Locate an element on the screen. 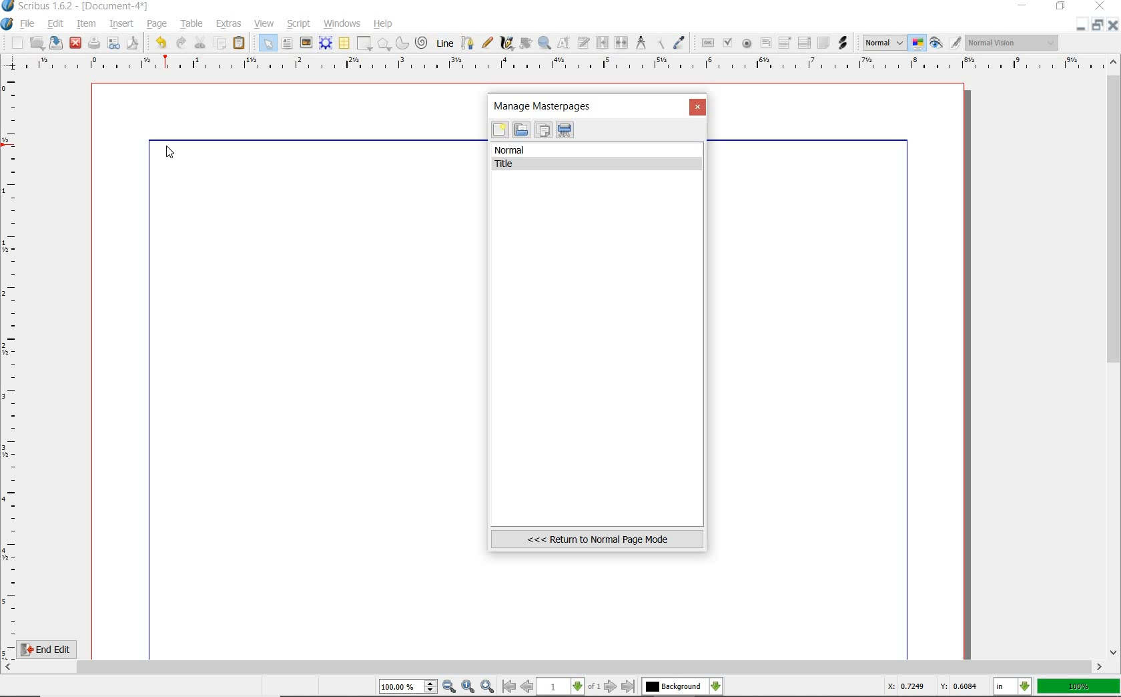 This screenshot has height=697, width=1121. polygon is located at coordinates (384, 45).